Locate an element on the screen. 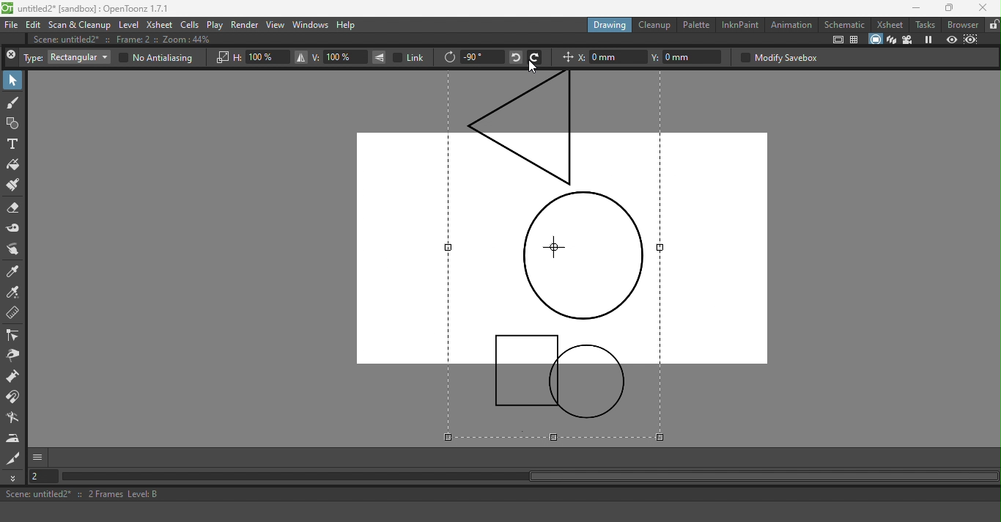 The height and width of the screenshot is (522, 1001). InknPaint is located at coordinates (739, 24).